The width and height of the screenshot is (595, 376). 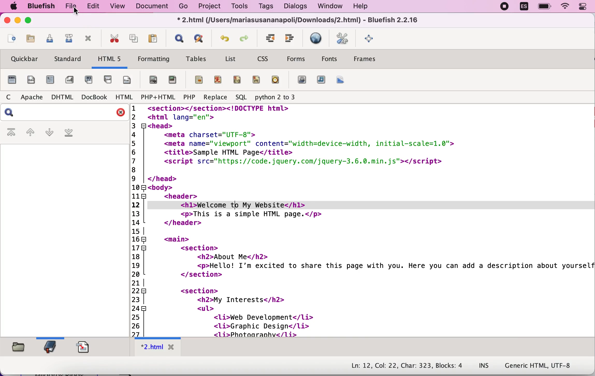 What do you see at coordinates (240, 97) in the screenshot?
I see `sql` at bounding box center [240, 97].